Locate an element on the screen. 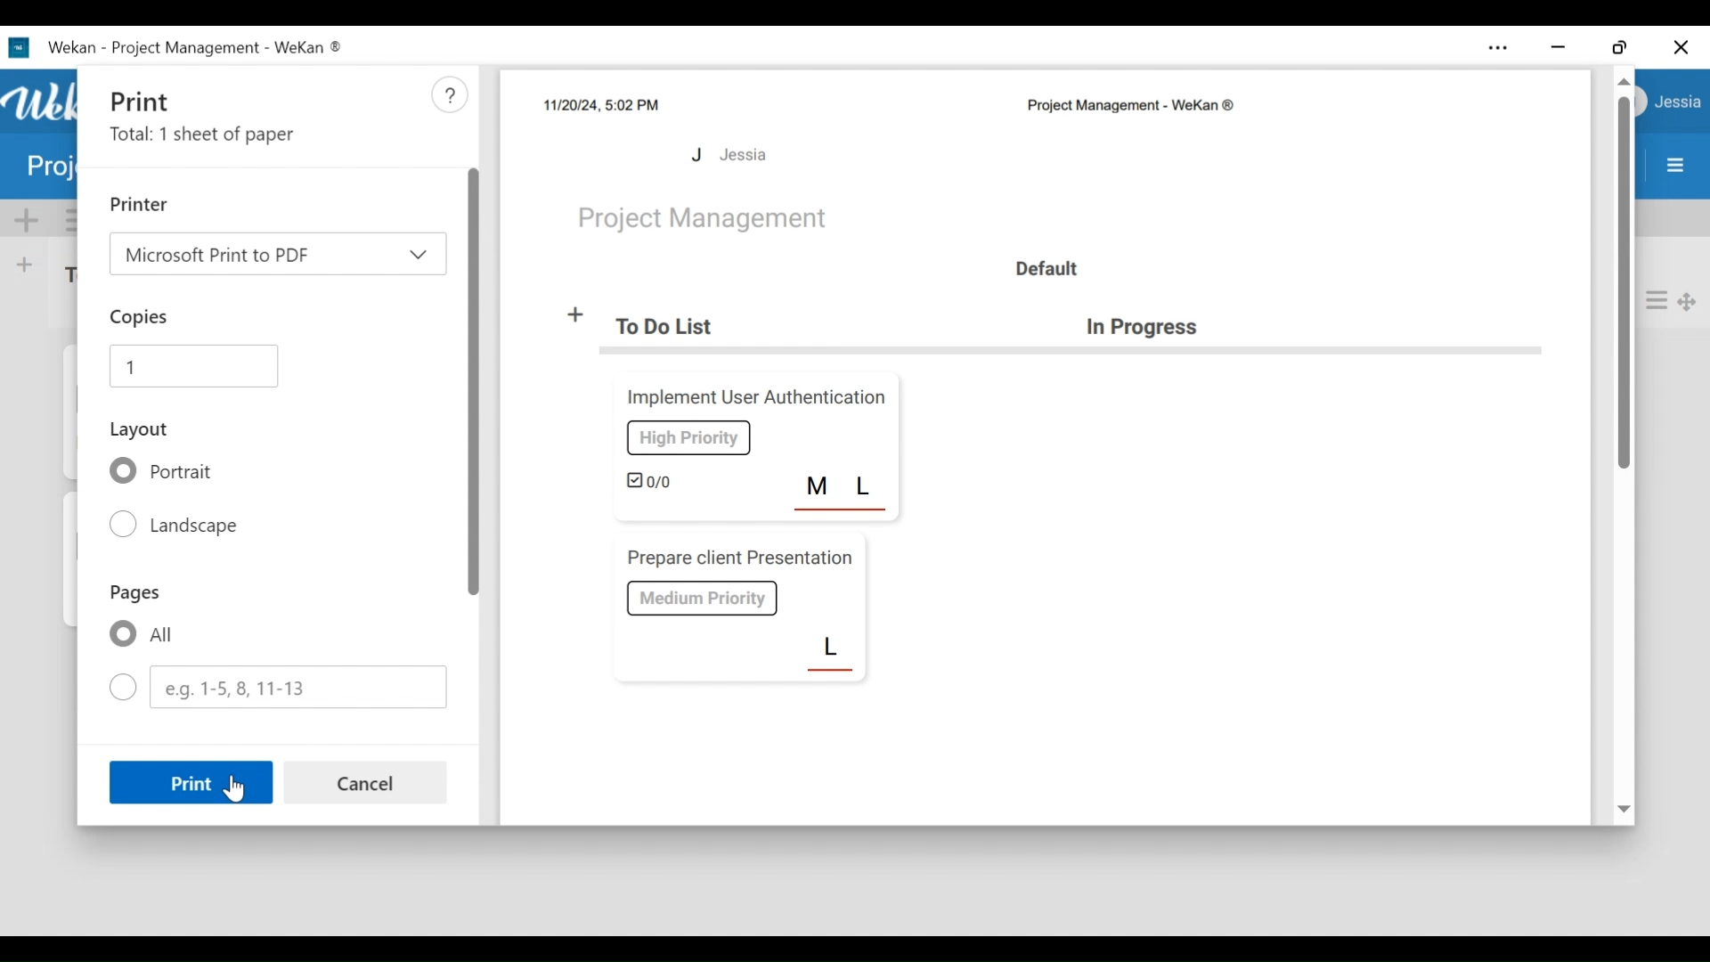 This screenshot has width=1710, height=962. Board Title is located at coordinates (704, 219).